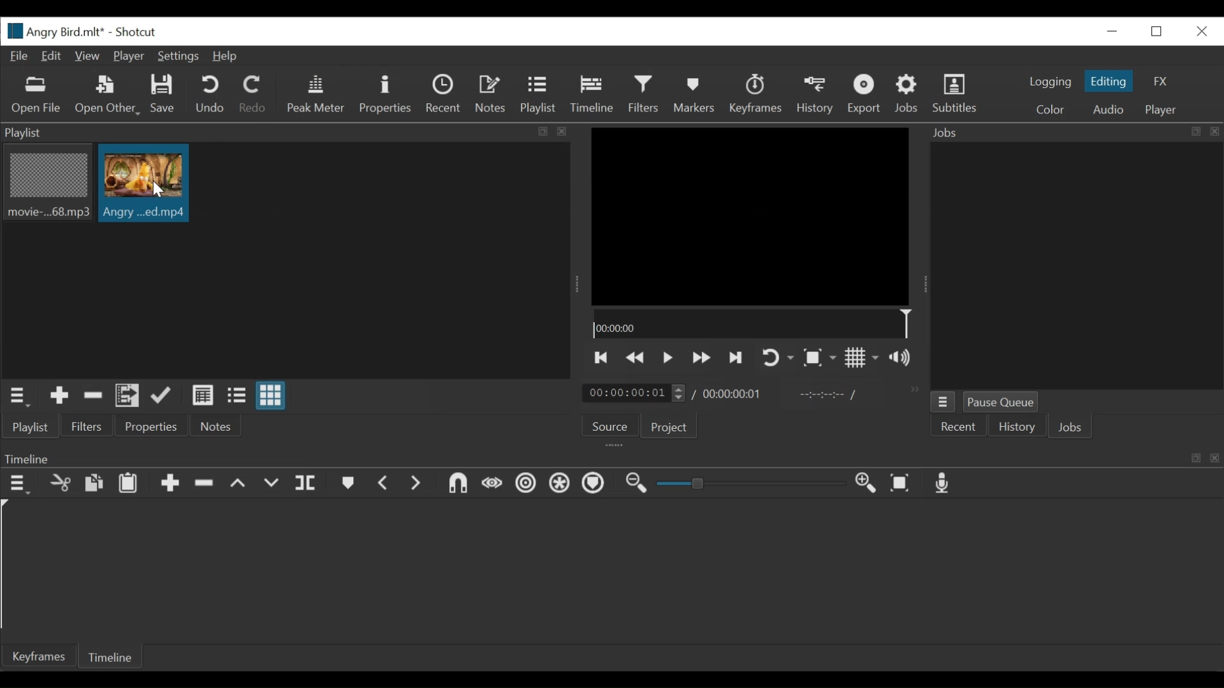 Image resolution: width=1224 pixels, height=688 pixels. Describe the element at coordinates (458, 485) in the screenshot. I see `Snap` at that location.